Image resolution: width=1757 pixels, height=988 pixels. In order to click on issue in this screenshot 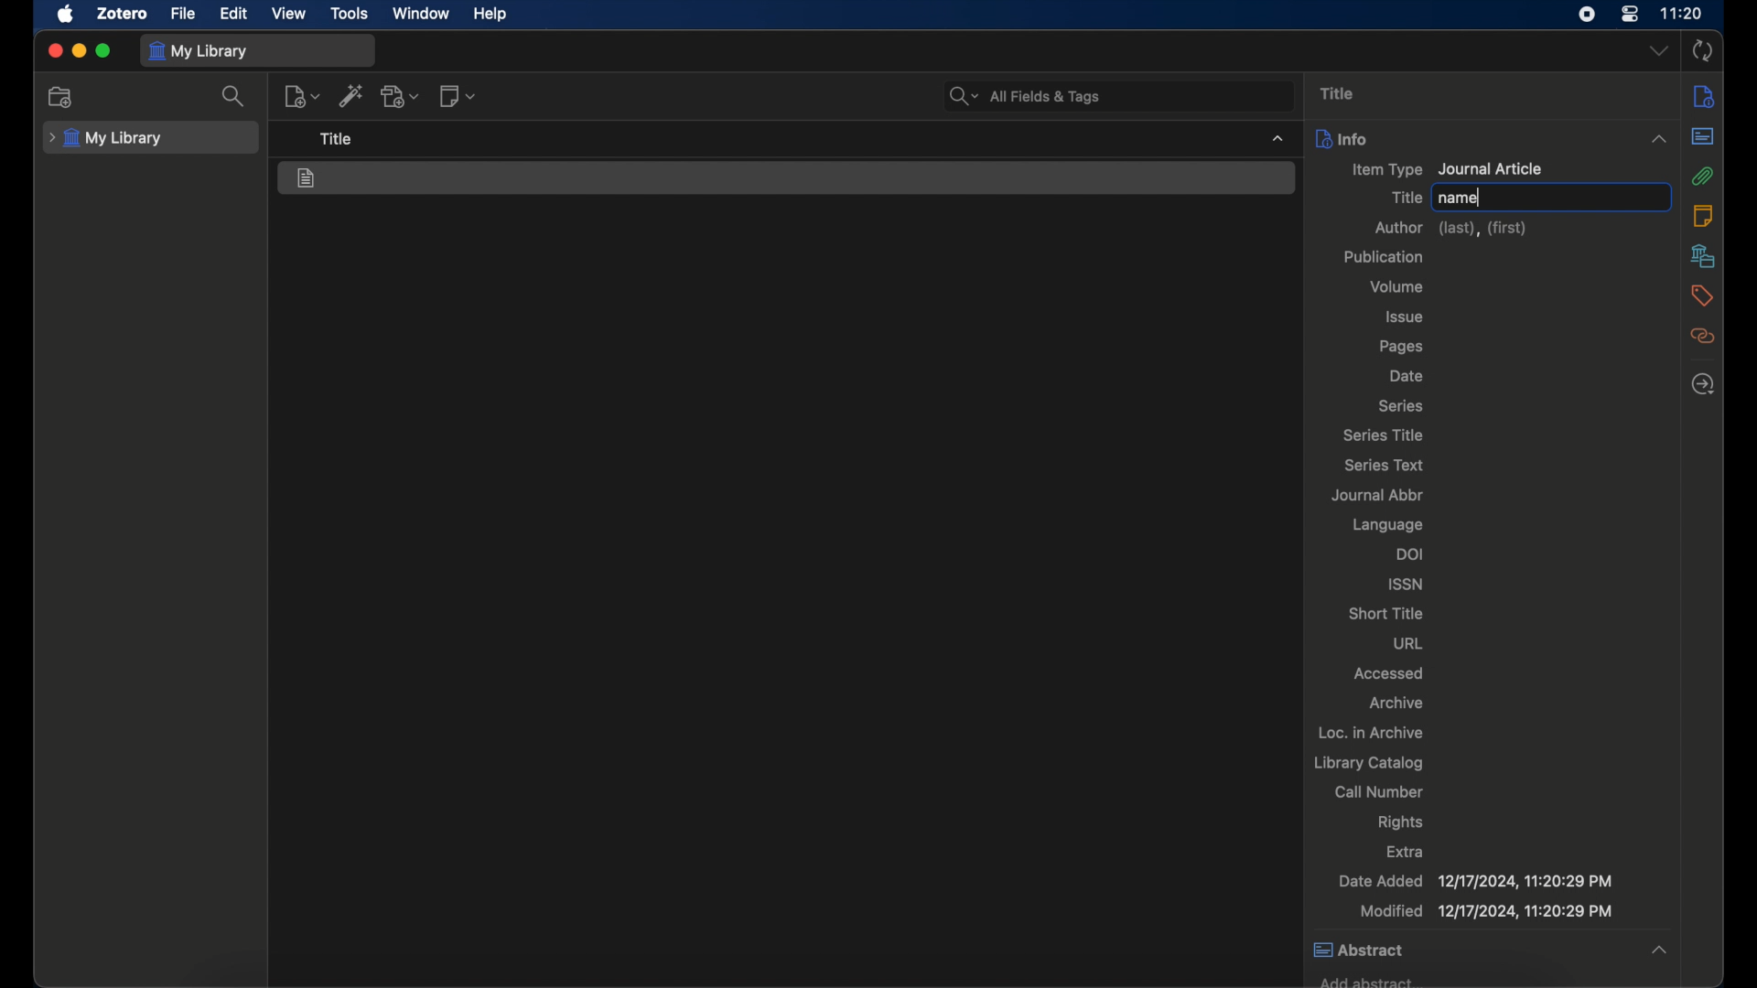, I will do `click(1406, 317)`.